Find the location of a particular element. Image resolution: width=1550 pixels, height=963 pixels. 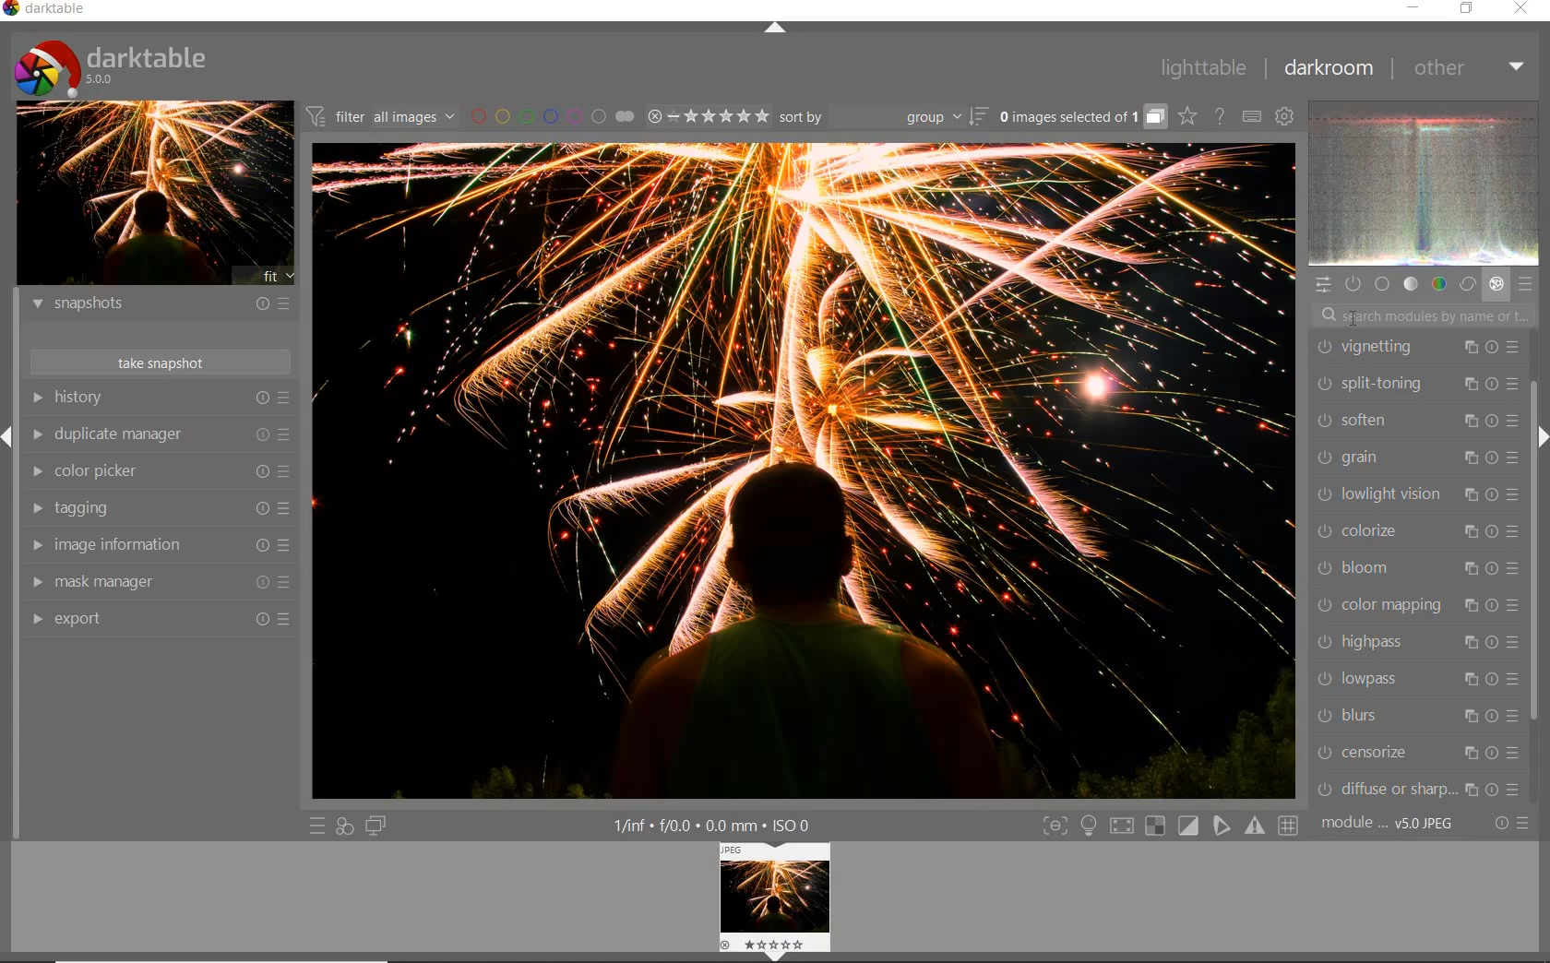

censorize is located at coordinates (1421, 755).